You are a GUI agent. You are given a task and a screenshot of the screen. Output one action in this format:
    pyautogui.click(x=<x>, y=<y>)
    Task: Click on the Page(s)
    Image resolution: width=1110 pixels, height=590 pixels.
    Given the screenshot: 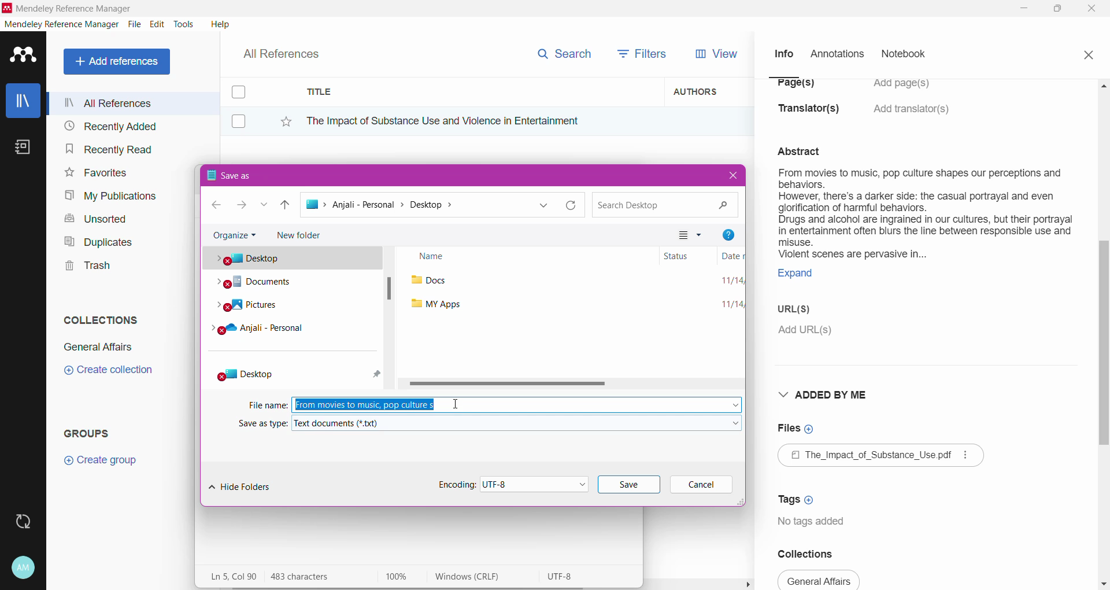 What is the action you would take?
    pyautogui.click(x=794, y=87)
    